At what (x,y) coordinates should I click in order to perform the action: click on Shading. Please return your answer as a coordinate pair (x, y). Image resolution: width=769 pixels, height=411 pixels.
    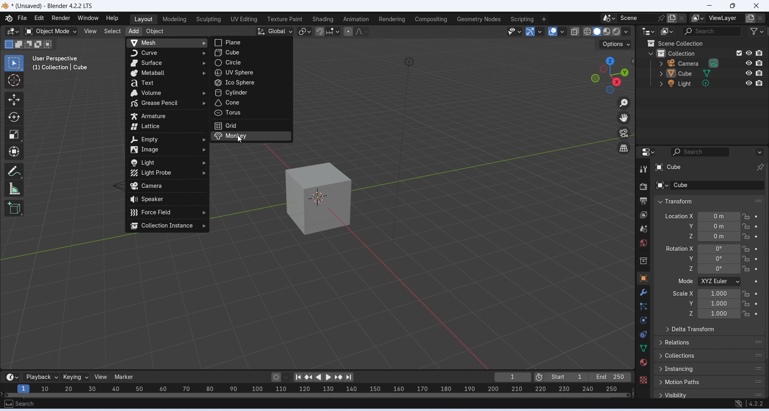
    Looking at the image, I should click on (322, 19).